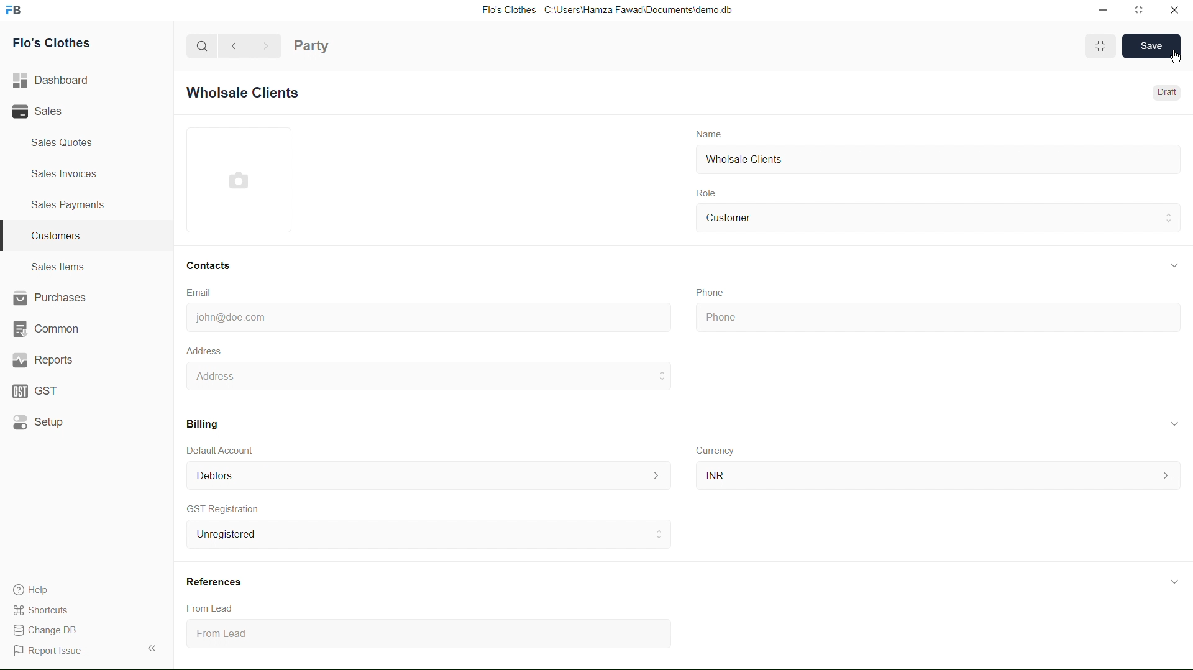 The image size is (1193, 670). What do you see at coordinates (1174, 581) in the screenshot?
I see `expand` at bounding box center [1174, 581].